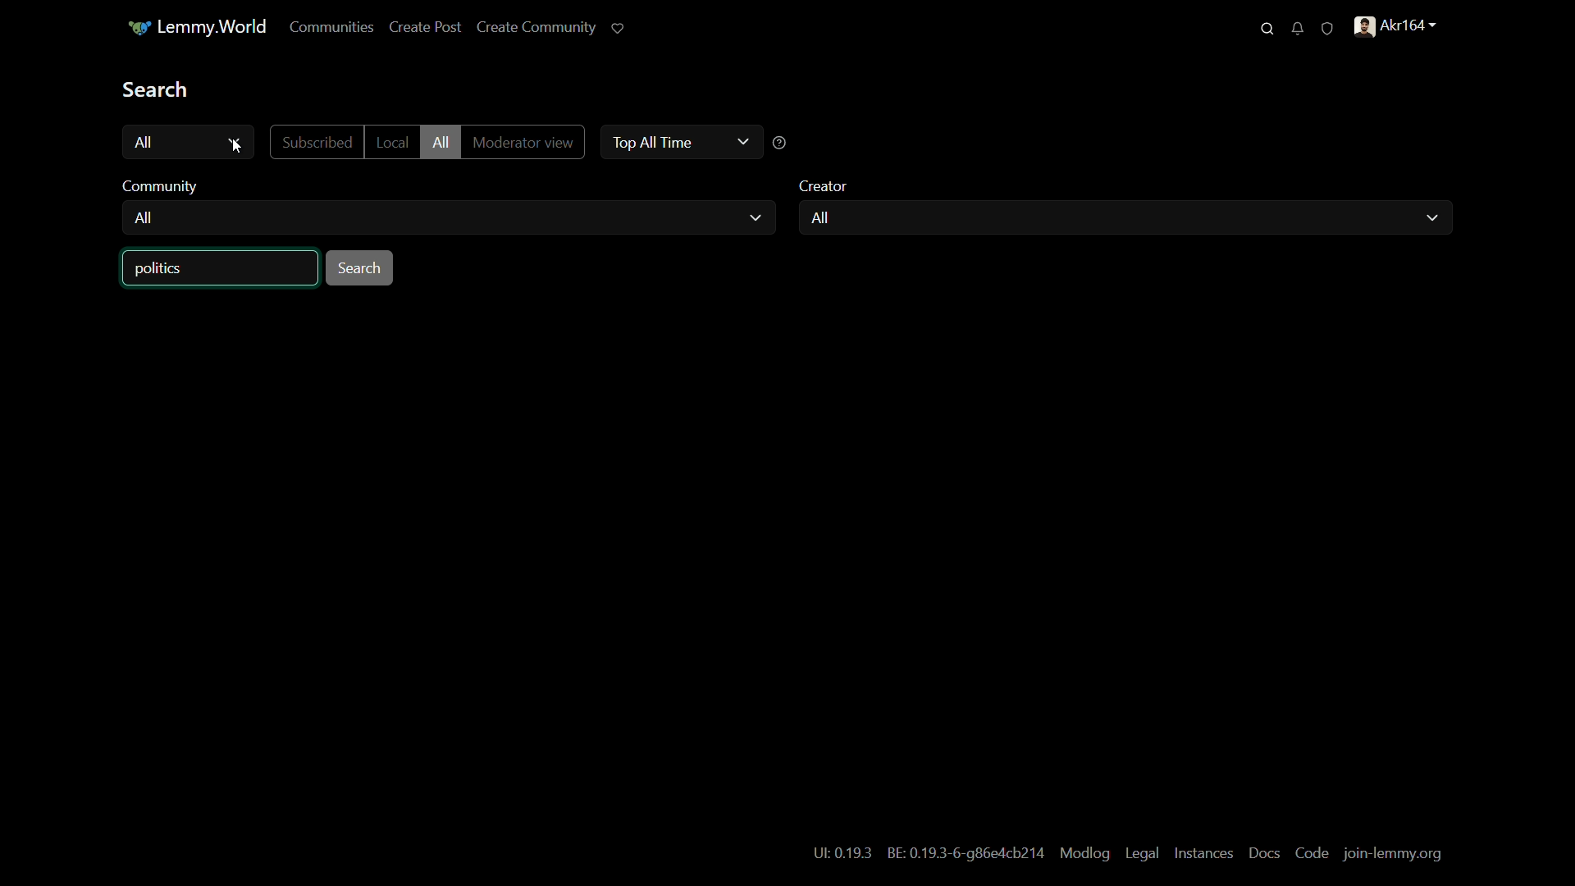  I want to click on community, so click(165, 186).